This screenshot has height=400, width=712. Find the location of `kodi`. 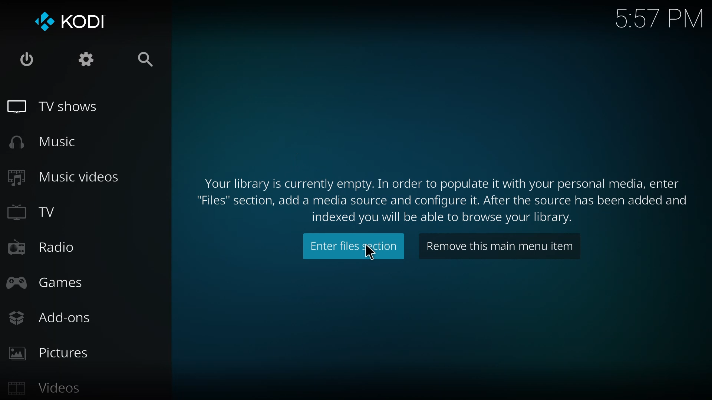

kodi is located at coordinates (72, 21).